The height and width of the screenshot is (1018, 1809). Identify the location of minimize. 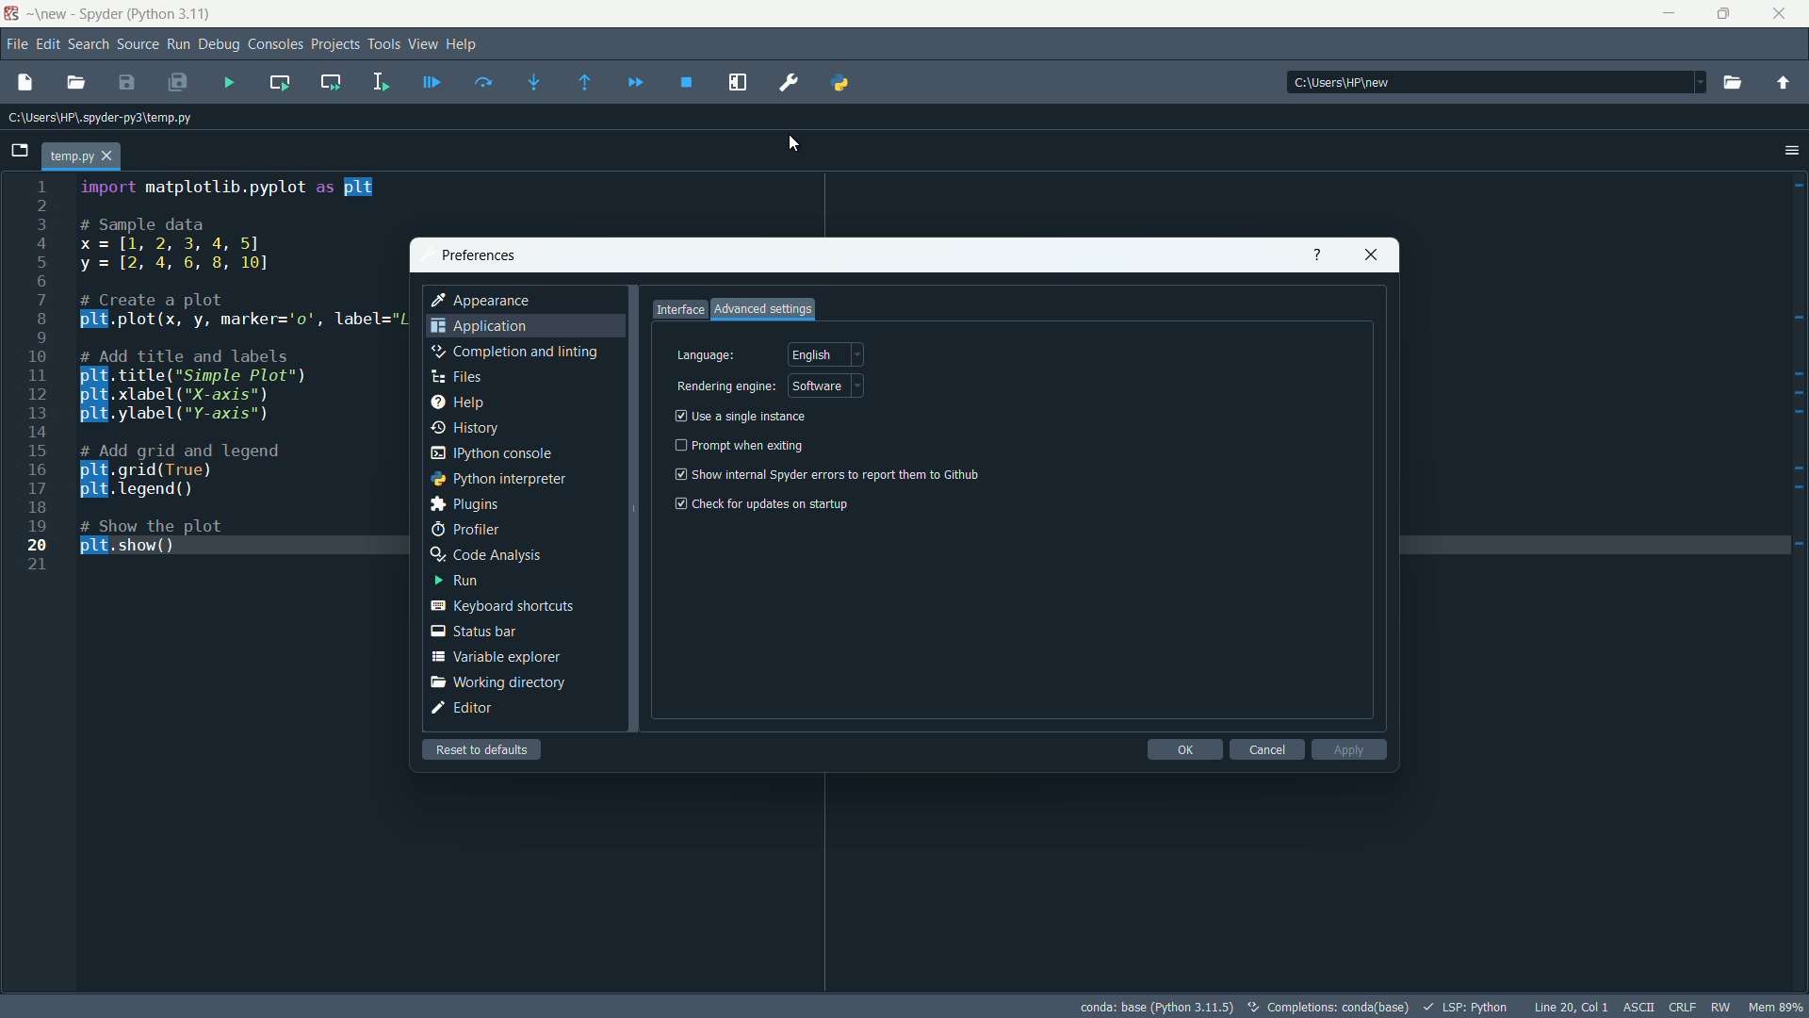
(1670, 13).